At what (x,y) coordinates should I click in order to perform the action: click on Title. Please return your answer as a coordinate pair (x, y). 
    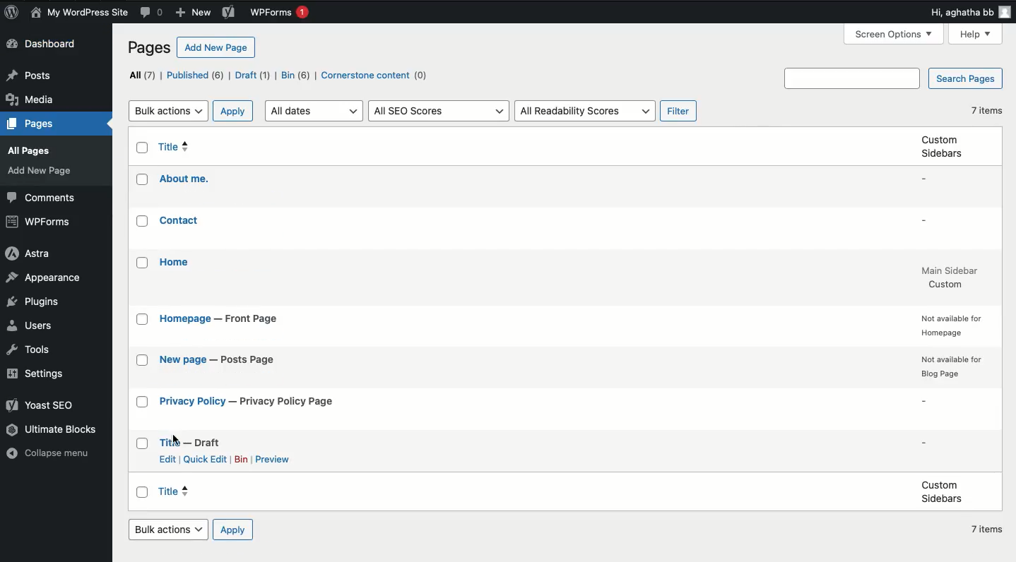
    Looking at the image, I should click on (175, 148).